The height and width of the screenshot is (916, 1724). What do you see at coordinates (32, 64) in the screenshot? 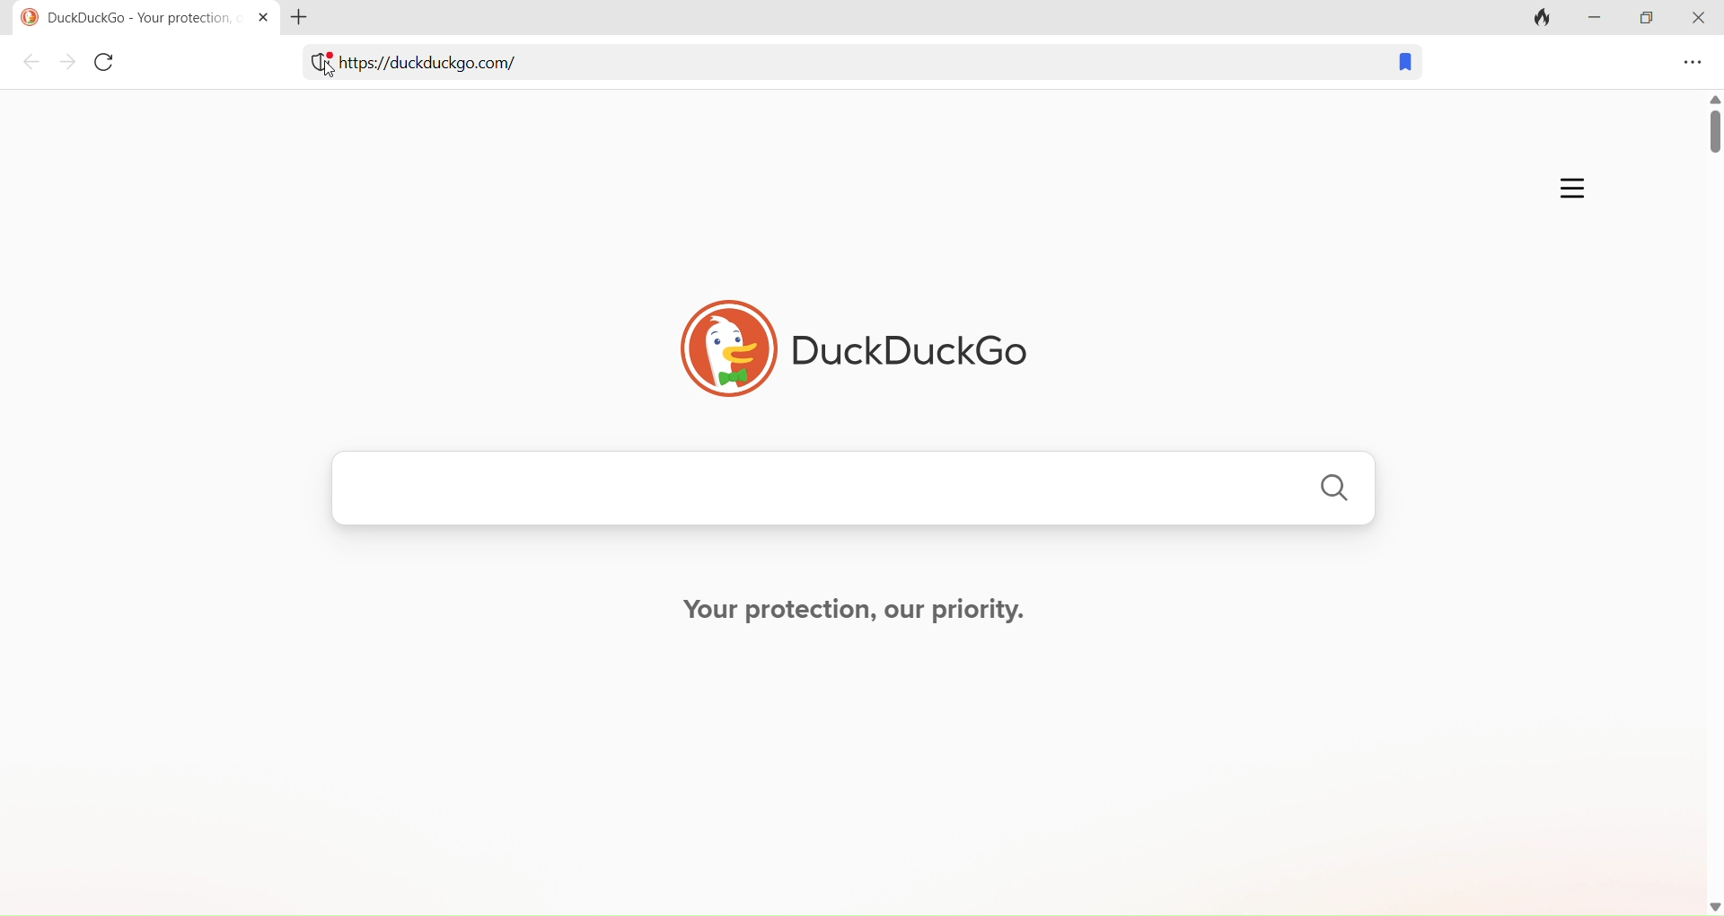
I see `back` at bounding box center [32, 64].